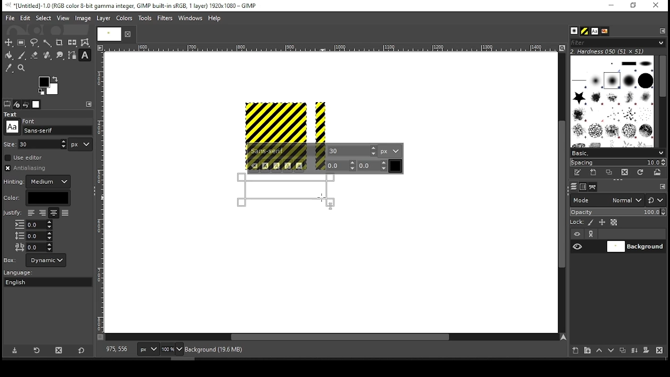  What do you see at coordinates (574, 31) in the screenshot?
I see `brushes` at bounding box center [574, 31].